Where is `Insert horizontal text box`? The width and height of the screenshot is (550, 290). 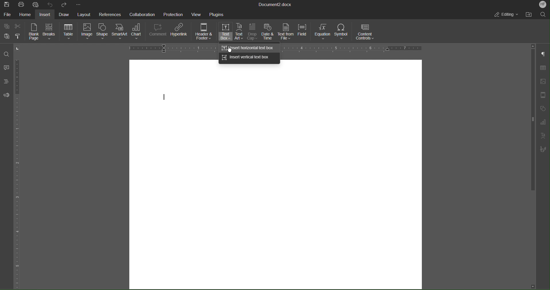
Insert horizontal text box is located at coordinates (249, 47).